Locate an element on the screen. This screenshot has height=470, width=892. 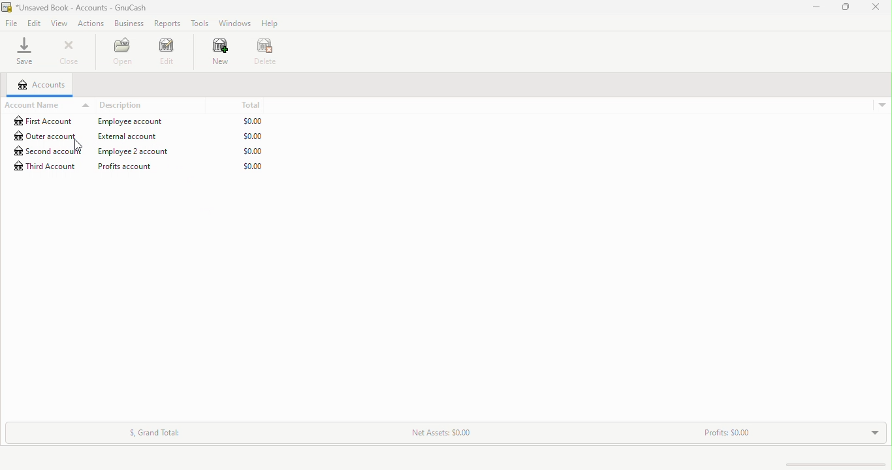
Close is located at coordinates (69, 51).